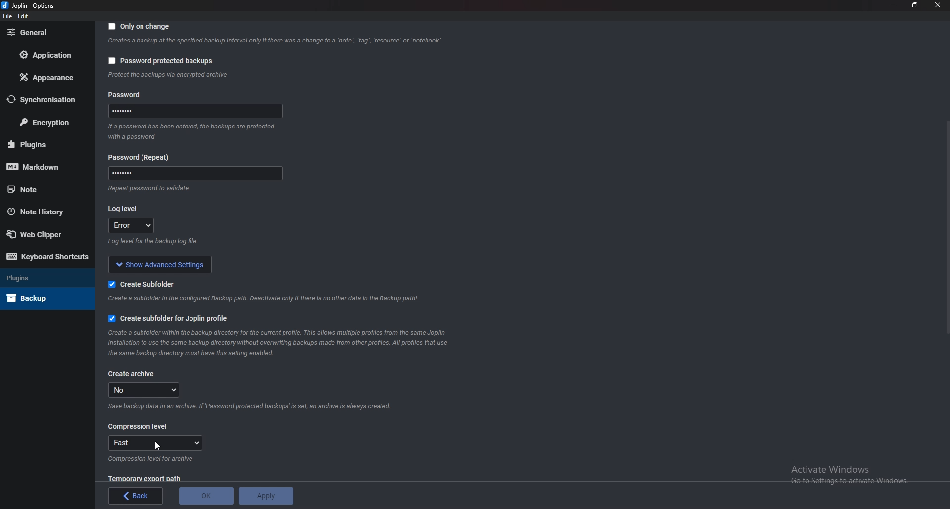 The width and height of the screenshot is (950, 509). Describe the element at coordinates (124, 207) in the screenshot. I see `Log level` at that location.